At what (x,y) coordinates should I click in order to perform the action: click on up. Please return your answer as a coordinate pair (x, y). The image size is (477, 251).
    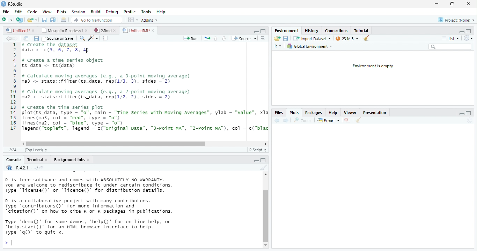
    Looking at the image, I should click on (216, 38).